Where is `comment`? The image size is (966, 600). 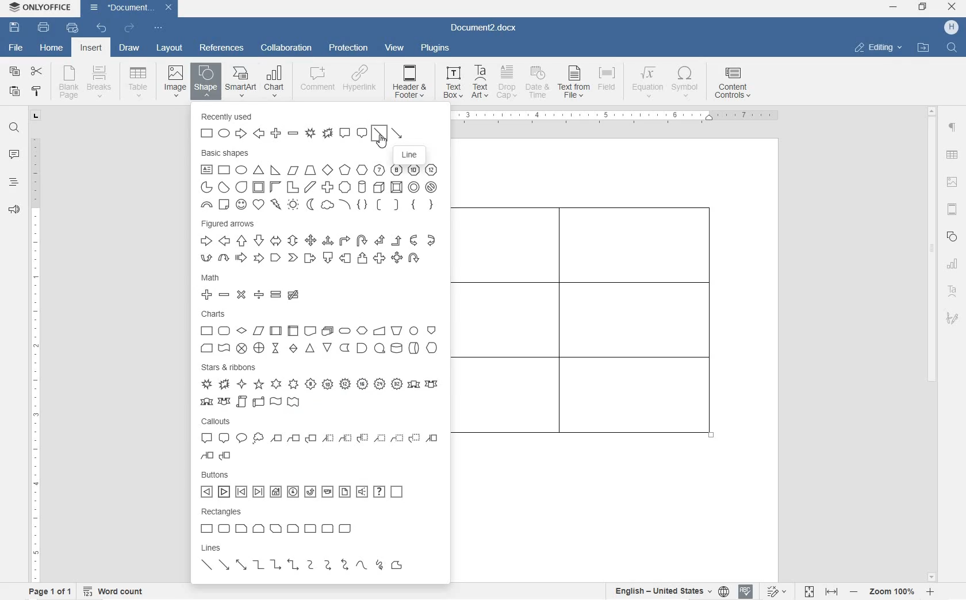
comment is located at coordinates (14, 155).